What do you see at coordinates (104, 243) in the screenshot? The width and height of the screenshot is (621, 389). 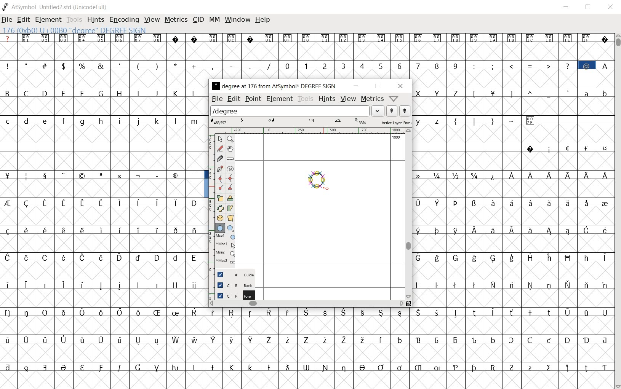 I see `empty glyph slots` at bounding box center [104, 243].